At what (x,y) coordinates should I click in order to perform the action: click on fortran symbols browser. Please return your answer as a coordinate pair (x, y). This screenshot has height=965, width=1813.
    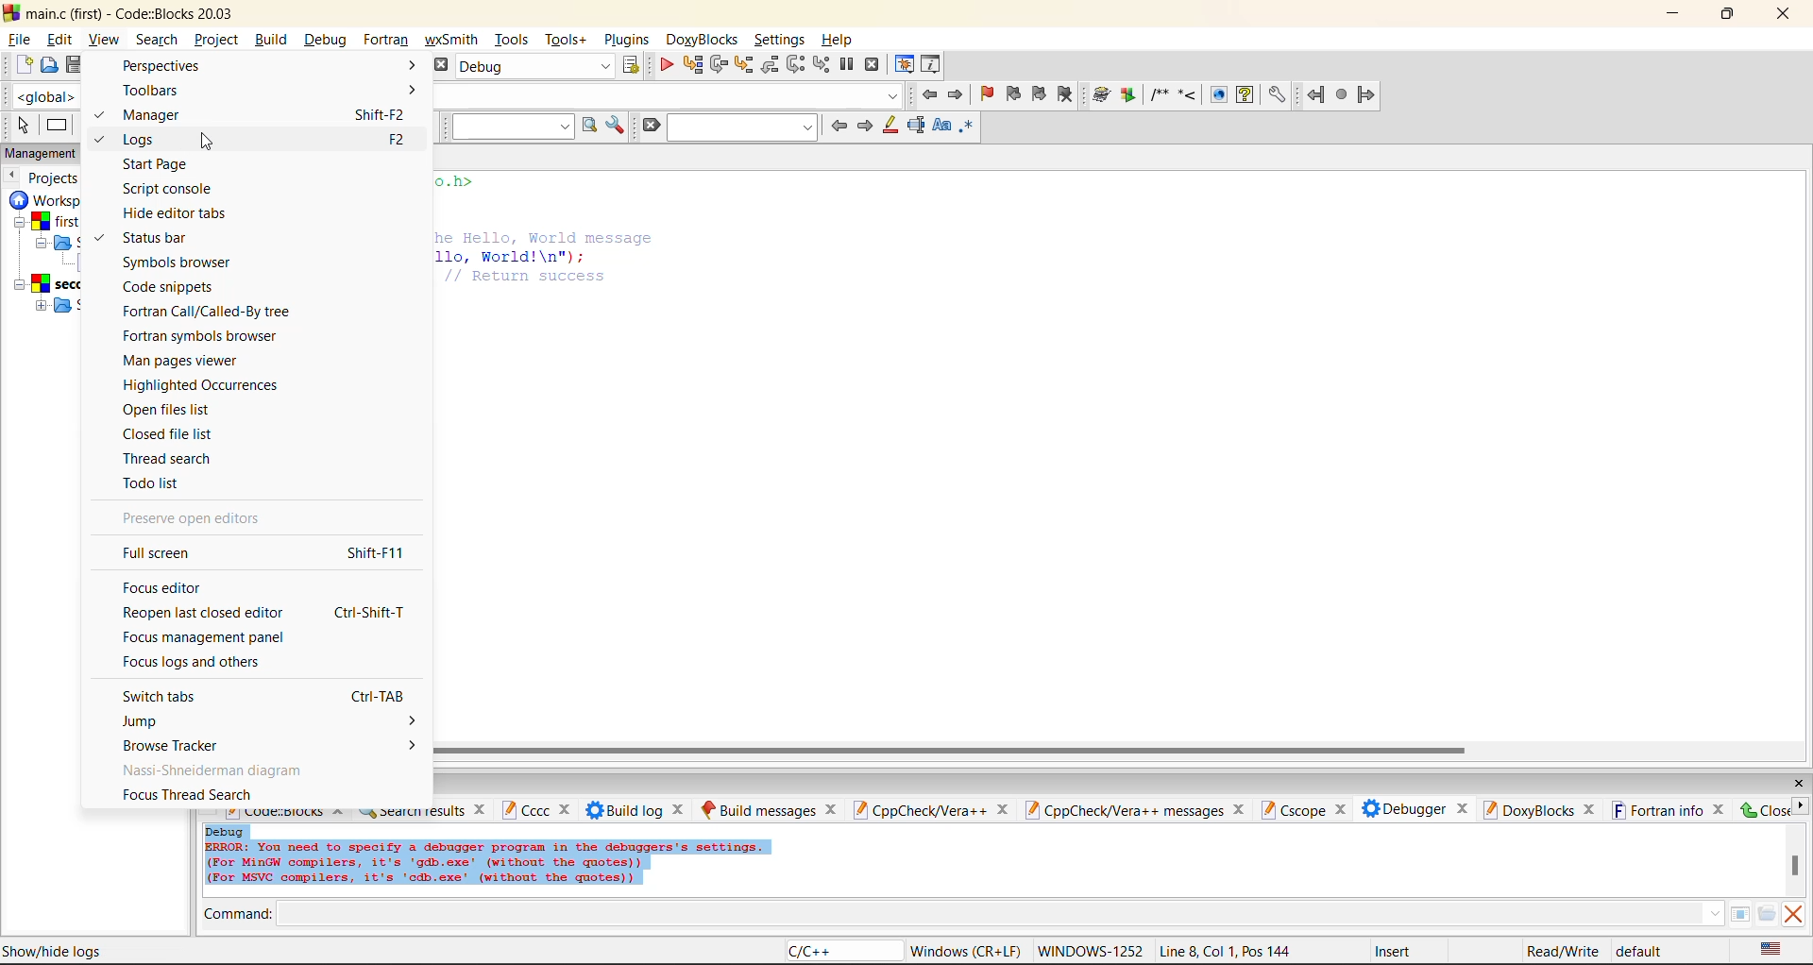
    Looking at the image, I should click on (200, 336).